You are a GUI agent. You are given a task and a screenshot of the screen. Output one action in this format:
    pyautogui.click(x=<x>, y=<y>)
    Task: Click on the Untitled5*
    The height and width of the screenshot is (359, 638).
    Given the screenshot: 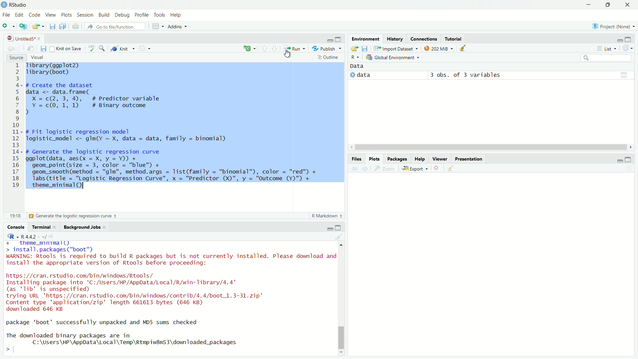 What is the action you would take?
    pyautogui.click(x=21, y=39)
    